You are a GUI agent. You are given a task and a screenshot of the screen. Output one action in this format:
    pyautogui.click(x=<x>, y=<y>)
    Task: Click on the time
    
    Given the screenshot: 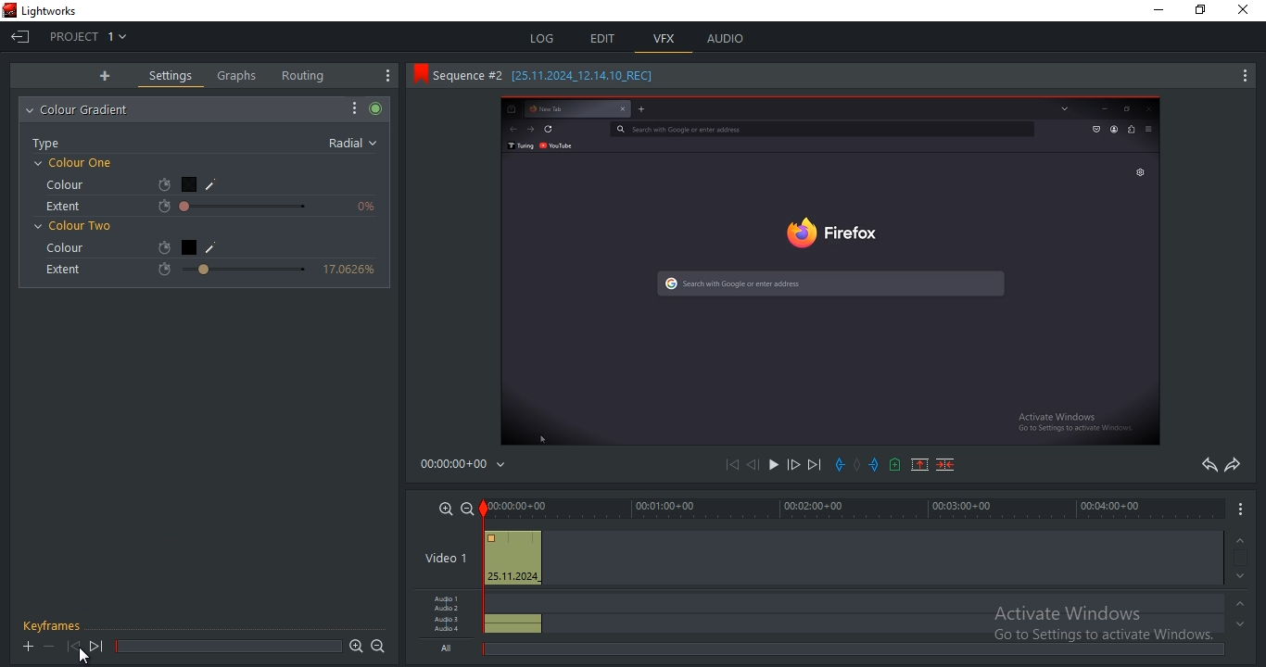 What is the action you would take?
    pyautogui.click(x=470, y=464)
    